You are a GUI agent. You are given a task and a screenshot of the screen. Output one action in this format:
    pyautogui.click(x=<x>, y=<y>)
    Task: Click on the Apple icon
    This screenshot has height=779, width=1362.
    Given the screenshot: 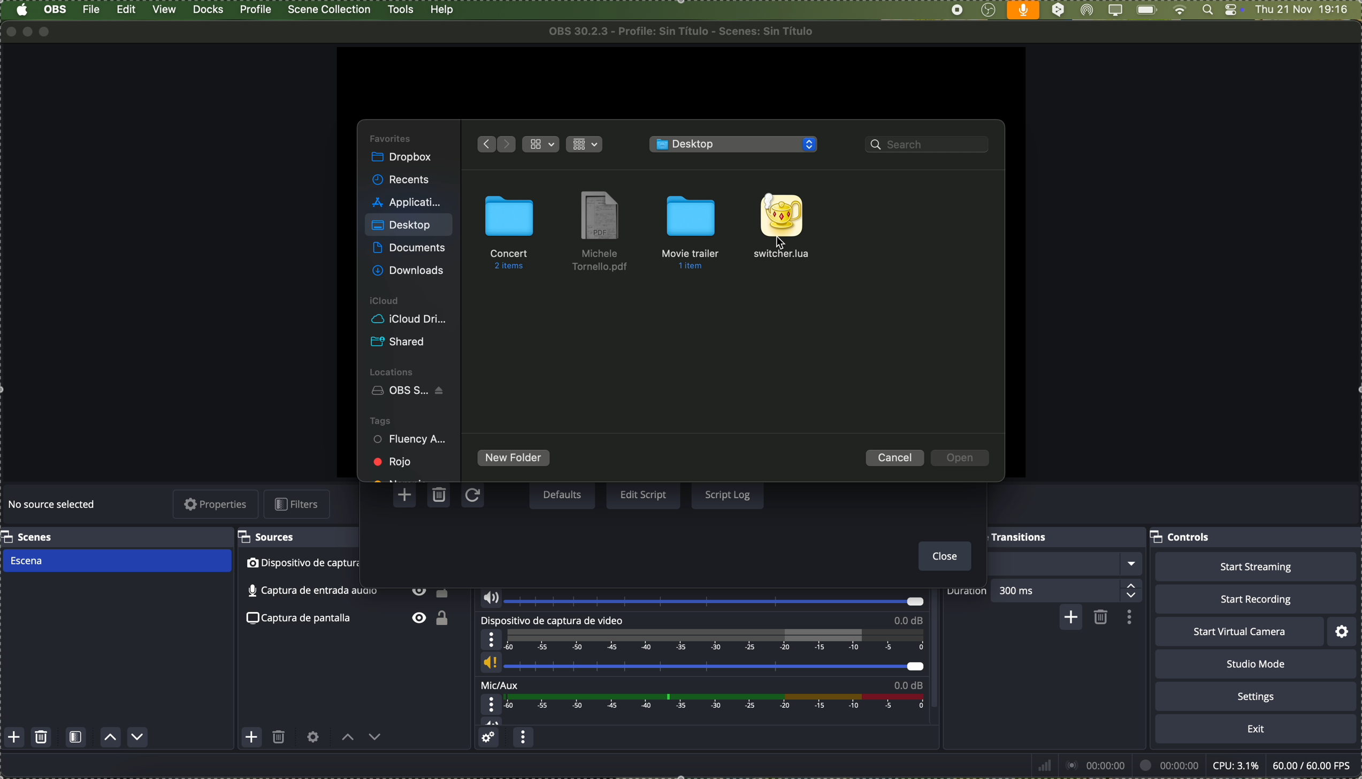 What is the action you would take?
    pyautogui.click(x=21, y=10)
    